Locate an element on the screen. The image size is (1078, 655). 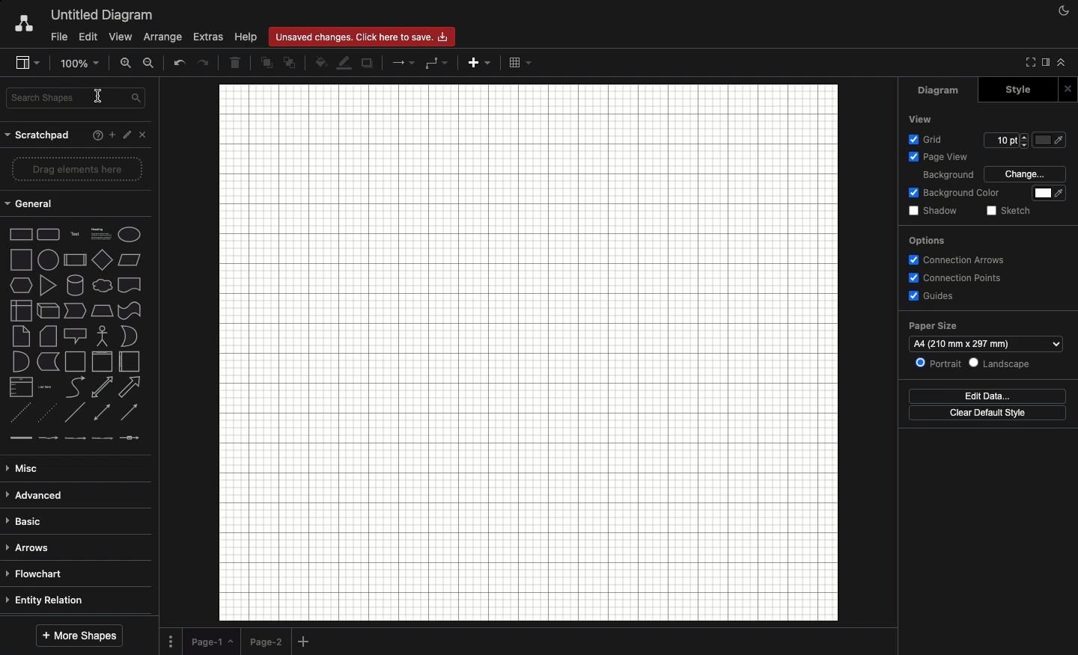
Scratchpad is located at coordinates (37, 138).